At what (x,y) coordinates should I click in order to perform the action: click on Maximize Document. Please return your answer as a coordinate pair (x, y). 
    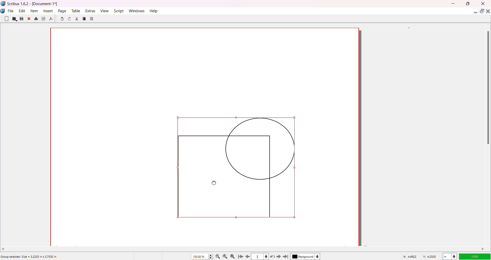
    Looking at the image, I should click on (482, 12).